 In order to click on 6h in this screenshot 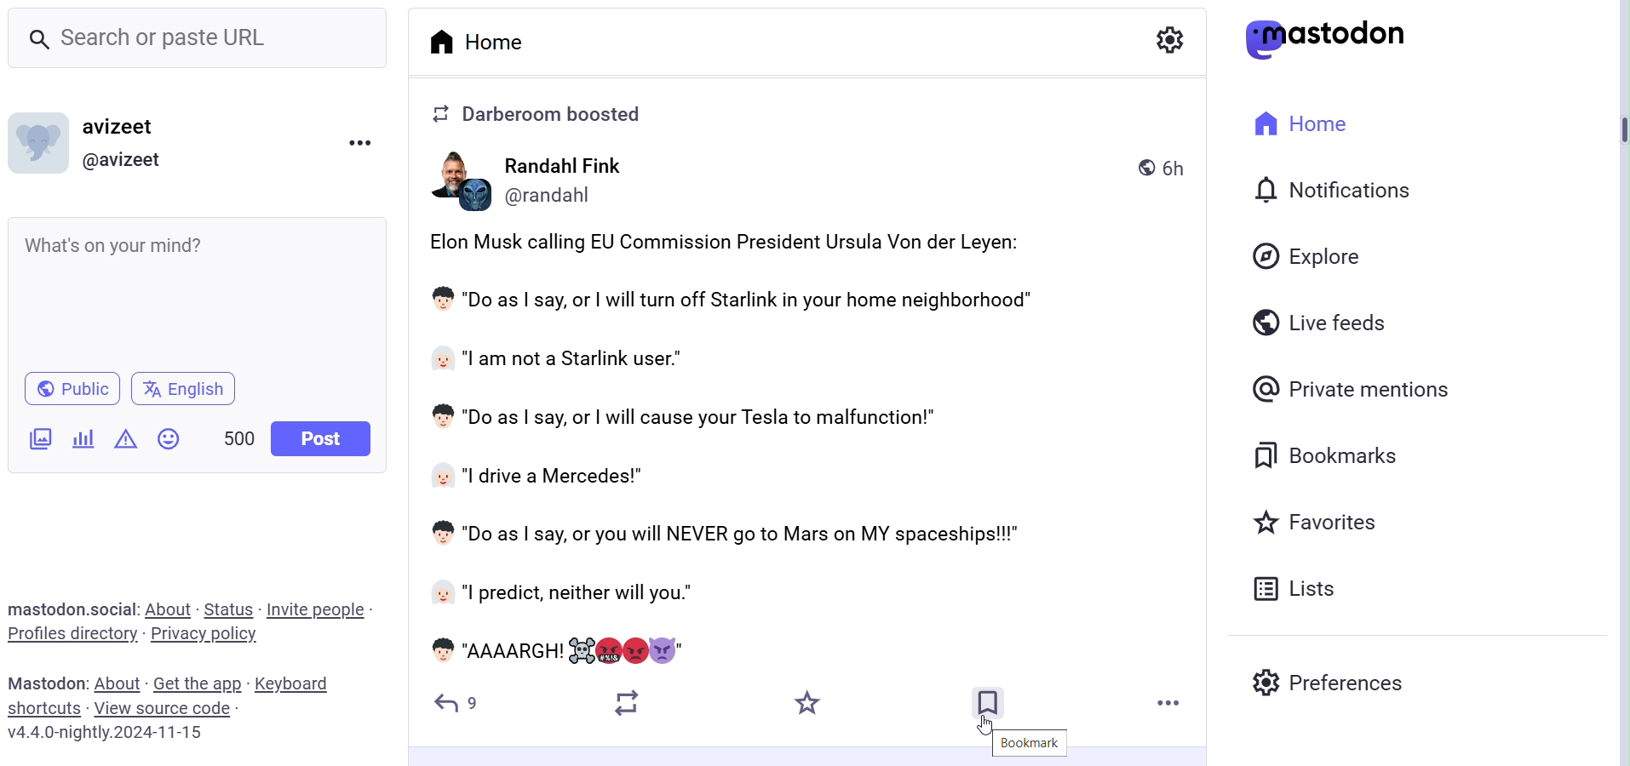, I will do `click(1162, 169)`.